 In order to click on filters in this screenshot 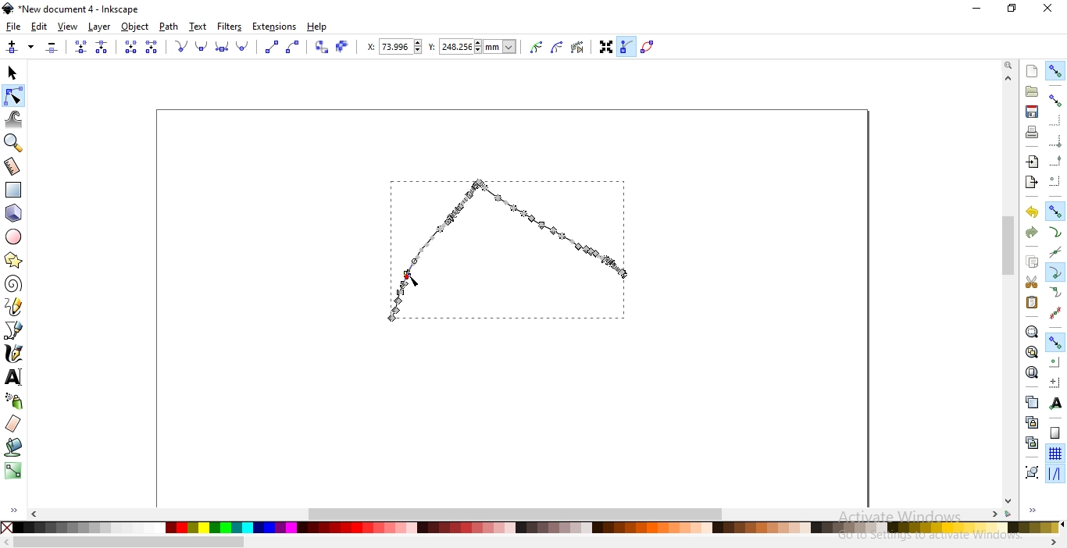, I will do `click(230, 27)`.